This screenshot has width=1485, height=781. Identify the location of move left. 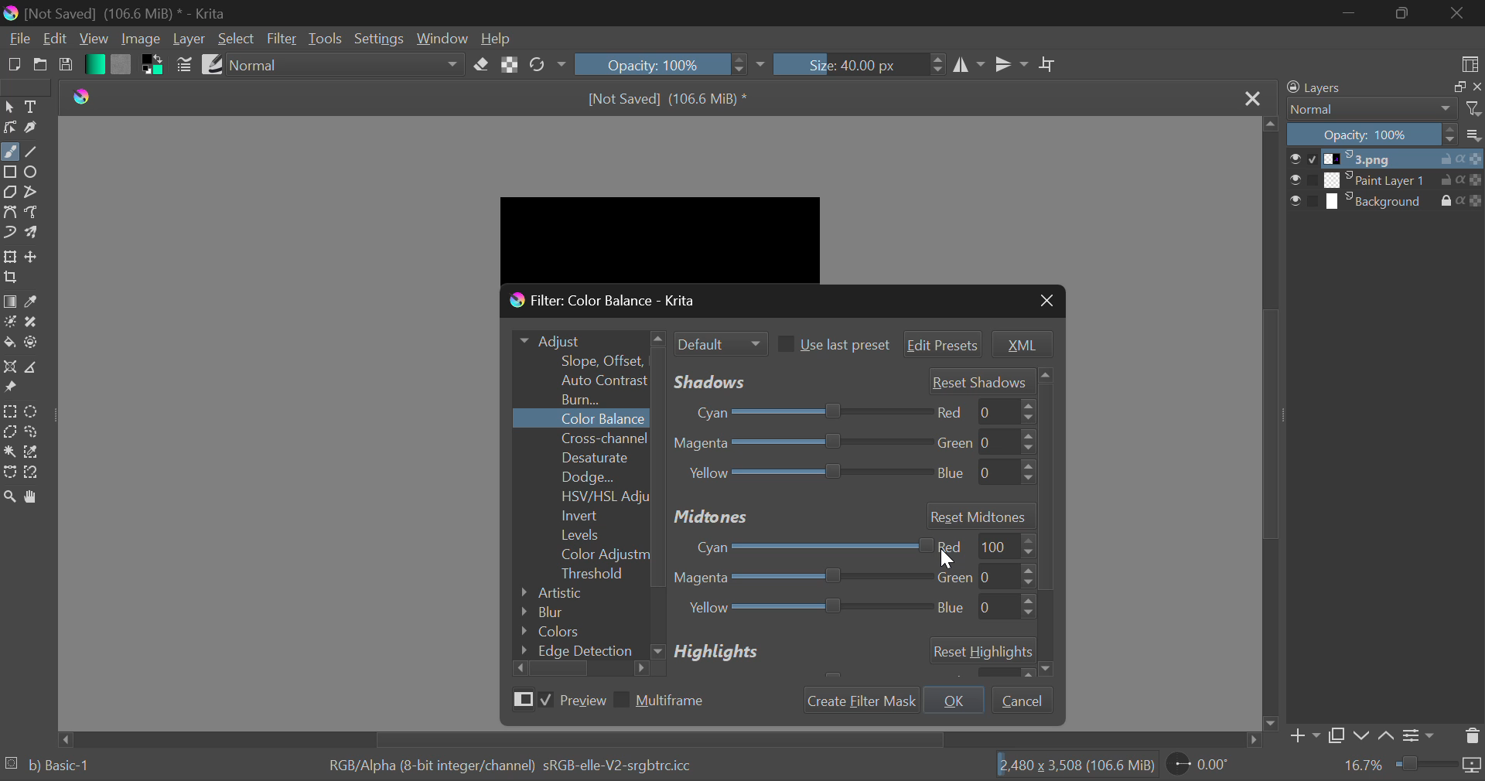
(67, 738).